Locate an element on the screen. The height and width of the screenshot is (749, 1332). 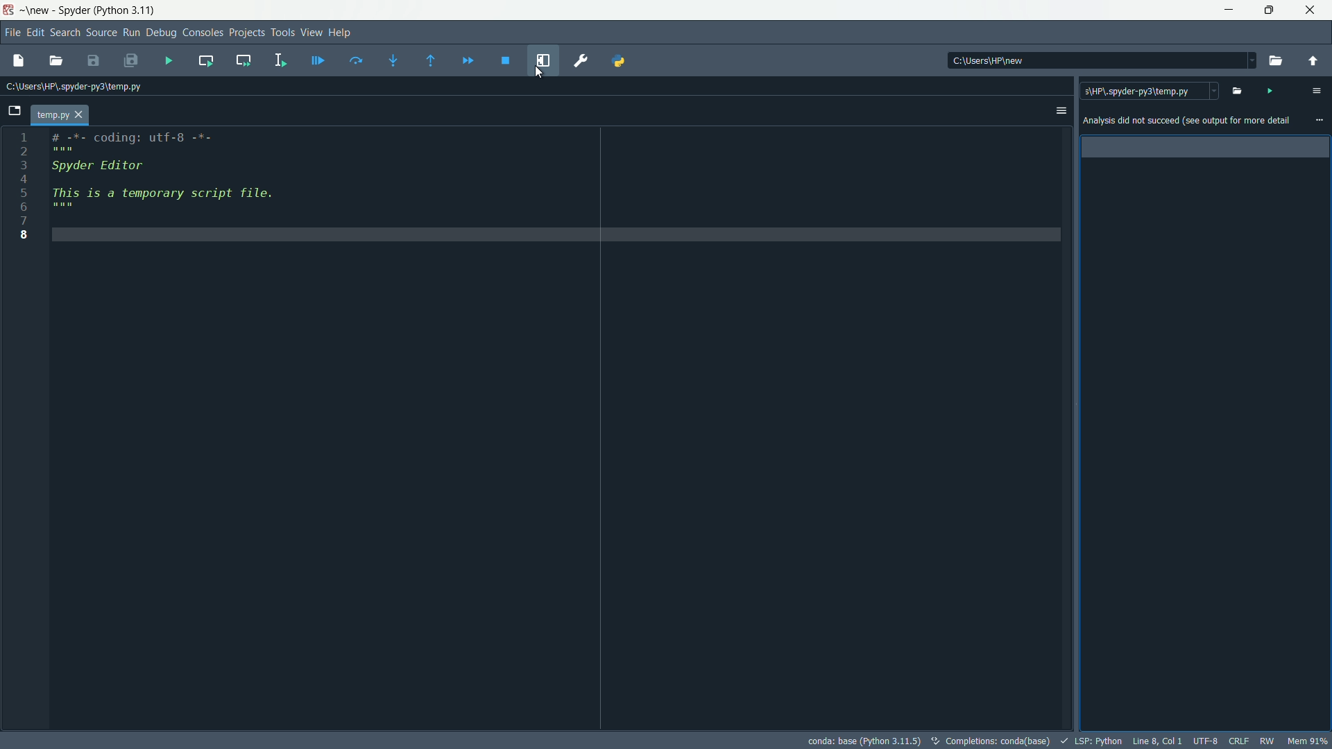
| C:\Users\HP\new is located at coordinates (1041, 60).